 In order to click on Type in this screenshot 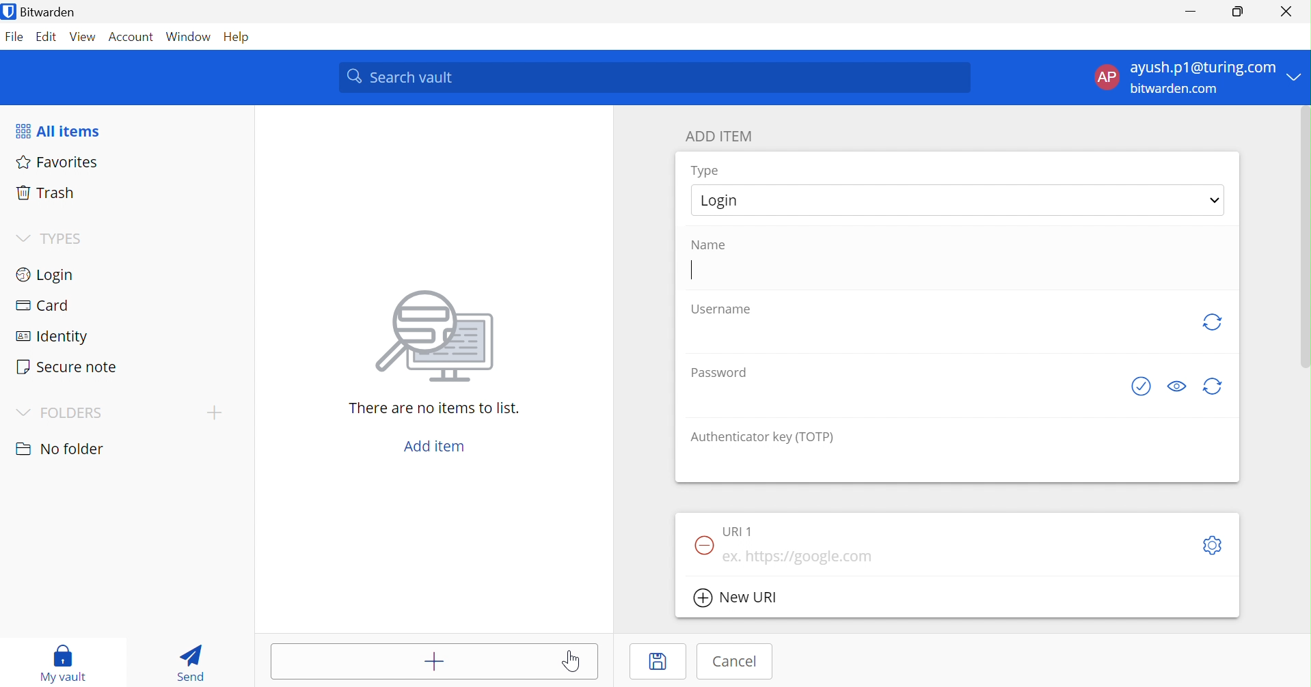, I will do `click(707, 171)`.